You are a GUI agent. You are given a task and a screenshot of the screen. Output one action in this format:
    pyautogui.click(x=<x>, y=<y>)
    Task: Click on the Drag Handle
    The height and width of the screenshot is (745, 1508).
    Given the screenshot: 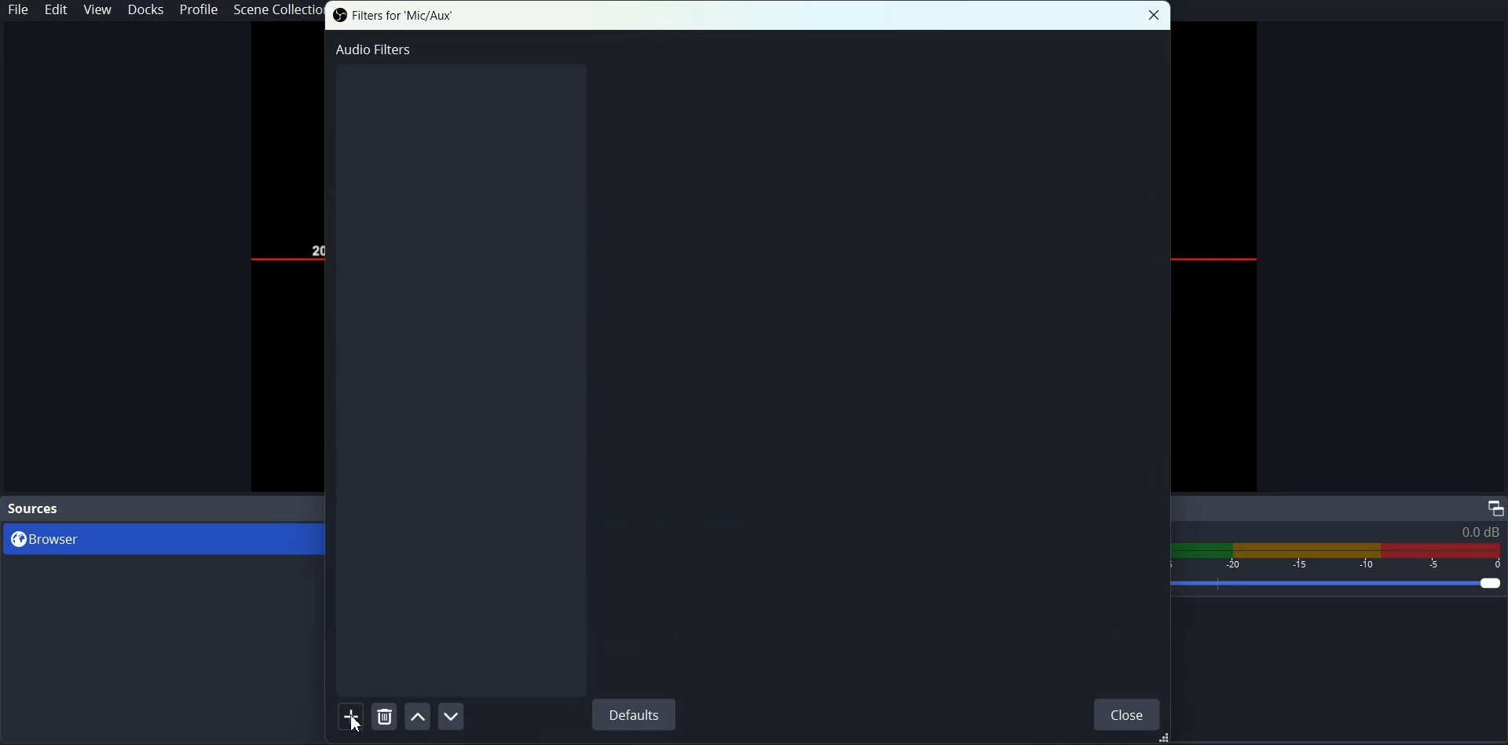 What is the action you would take?
    pyautogui.click(x=1164, y=738)
    